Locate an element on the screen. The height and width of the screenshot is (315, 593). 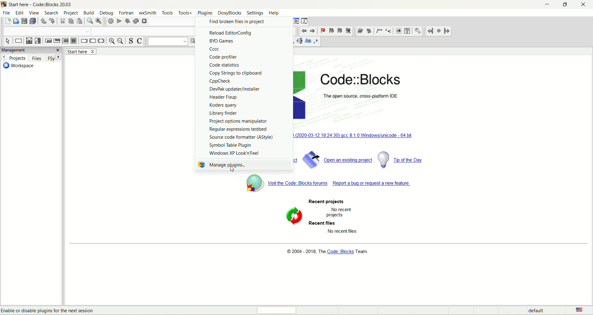
various info is located at coordinates (305, 21).